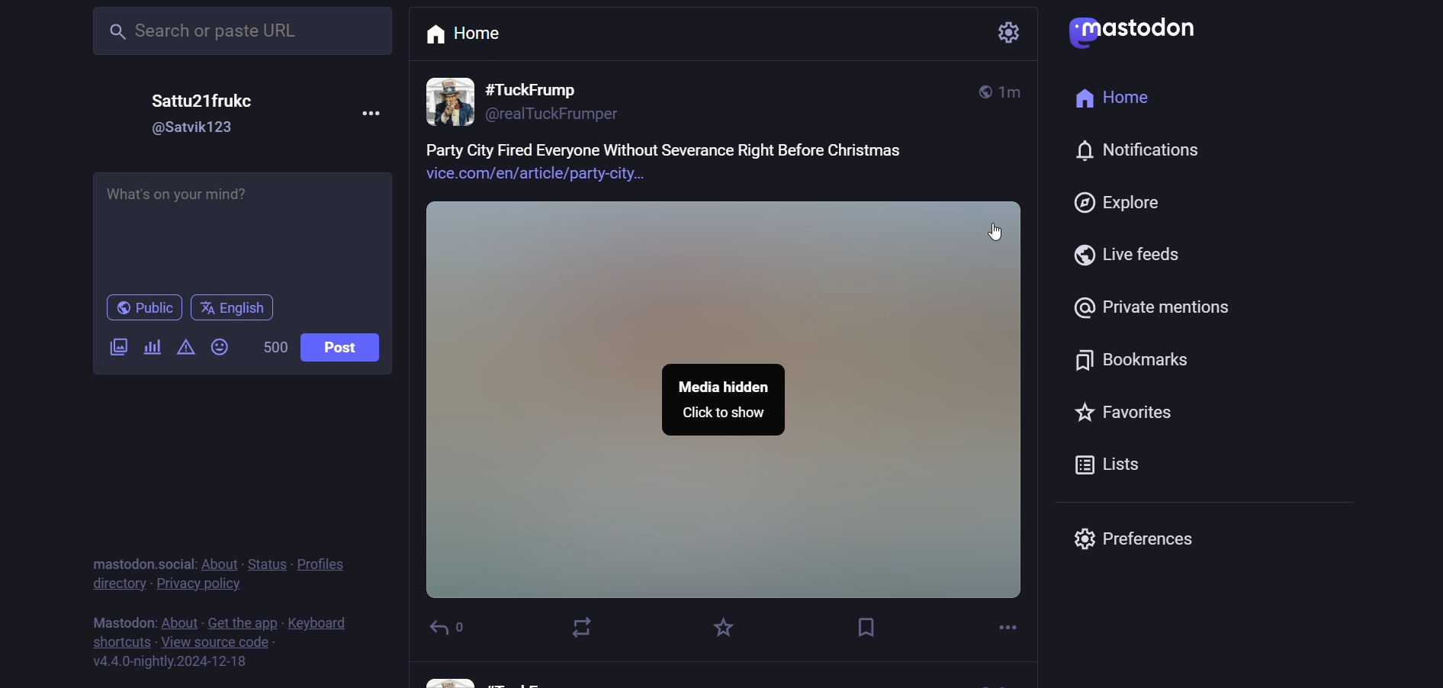 This screenshot has width=1443, height=688. What do you see at coordinates (241, 618) in the screenshot?
I see `get the app` at bounding box center [241, 618].